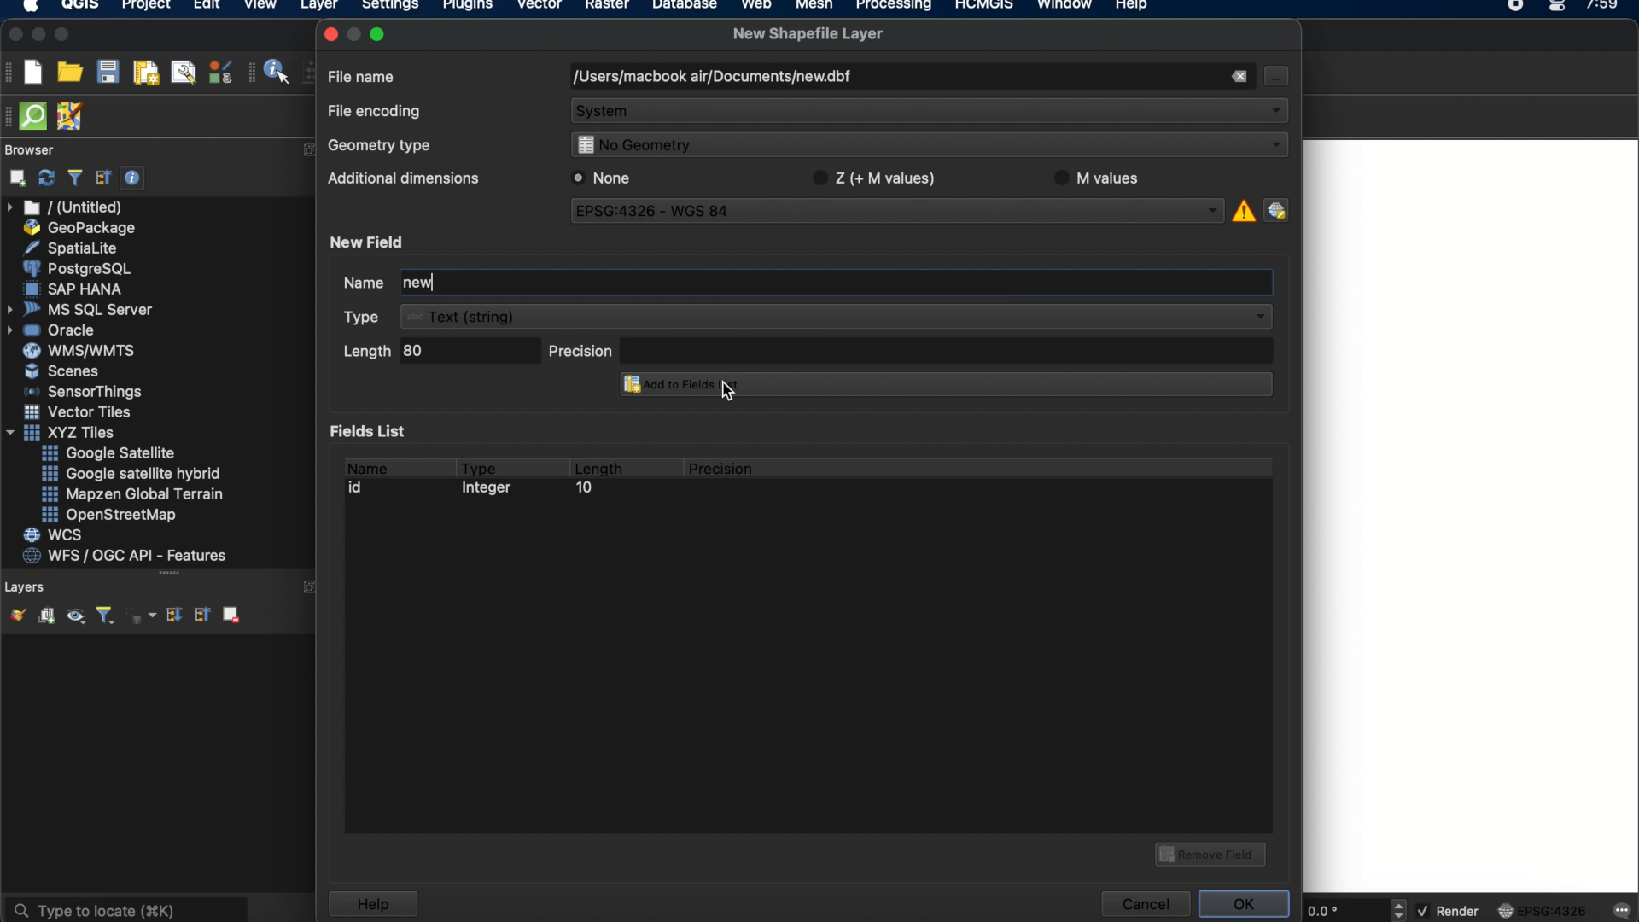 This screenshot has height=922, width=1639. What do you see at coordinates (731, 394) in the screenshot?
I see `cursor` at bounding box center [731, 394].